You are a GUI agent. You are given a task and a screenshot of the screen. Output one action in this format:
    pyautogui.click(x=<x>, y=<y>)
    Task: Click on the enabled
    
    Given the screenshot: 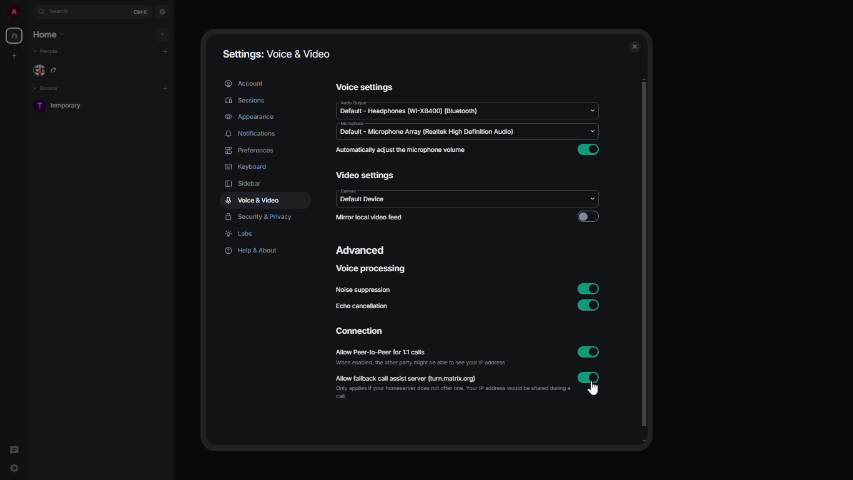 What is the action you would take?
    pyautogui.click(x=588, y=304)
    